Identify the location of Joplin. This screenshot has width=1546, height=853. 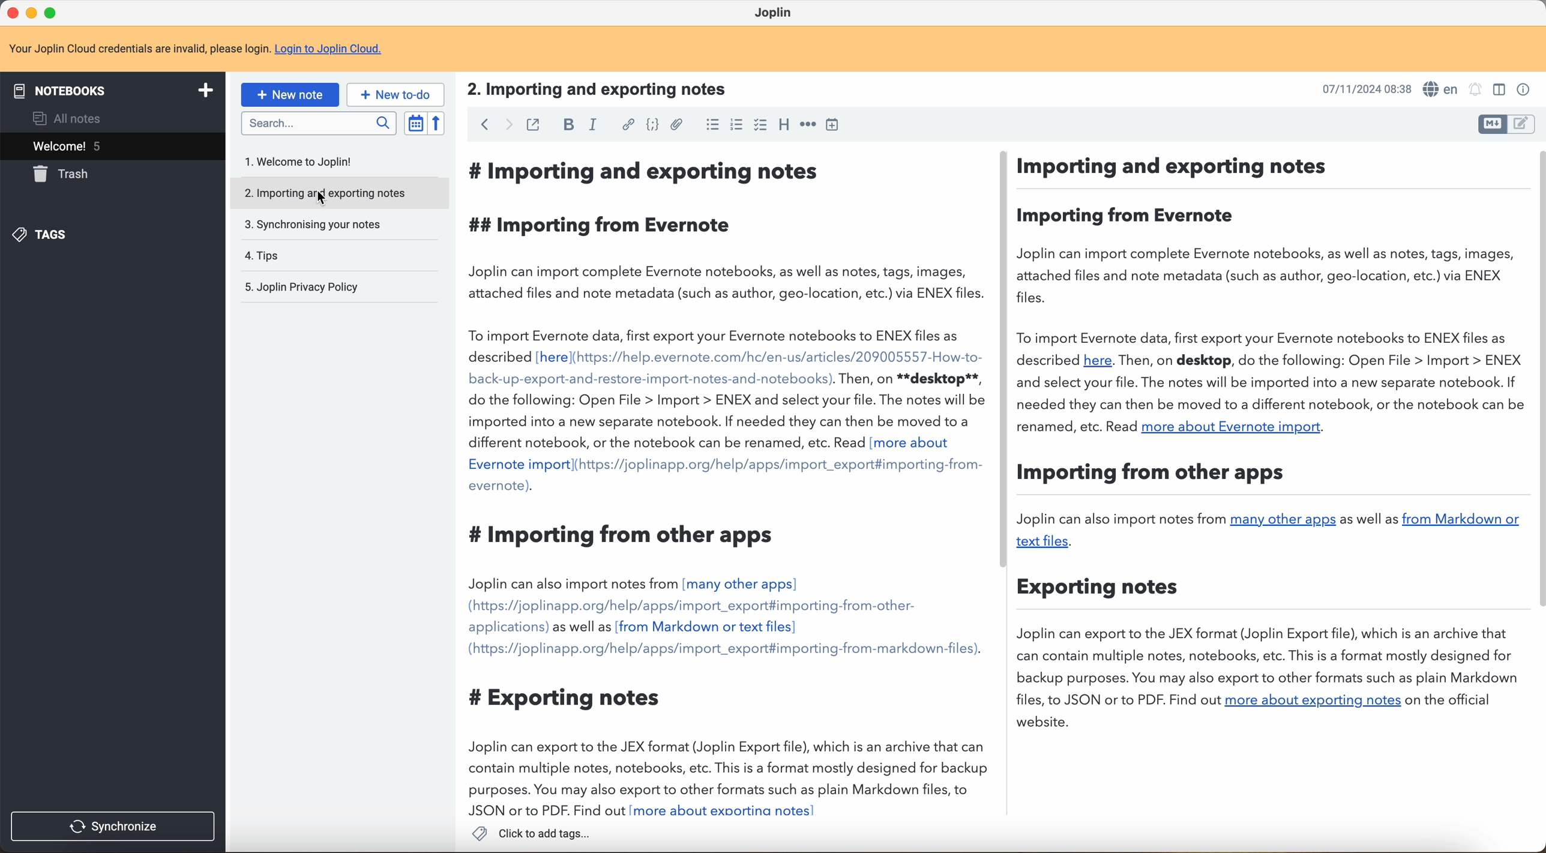
(777, 13).